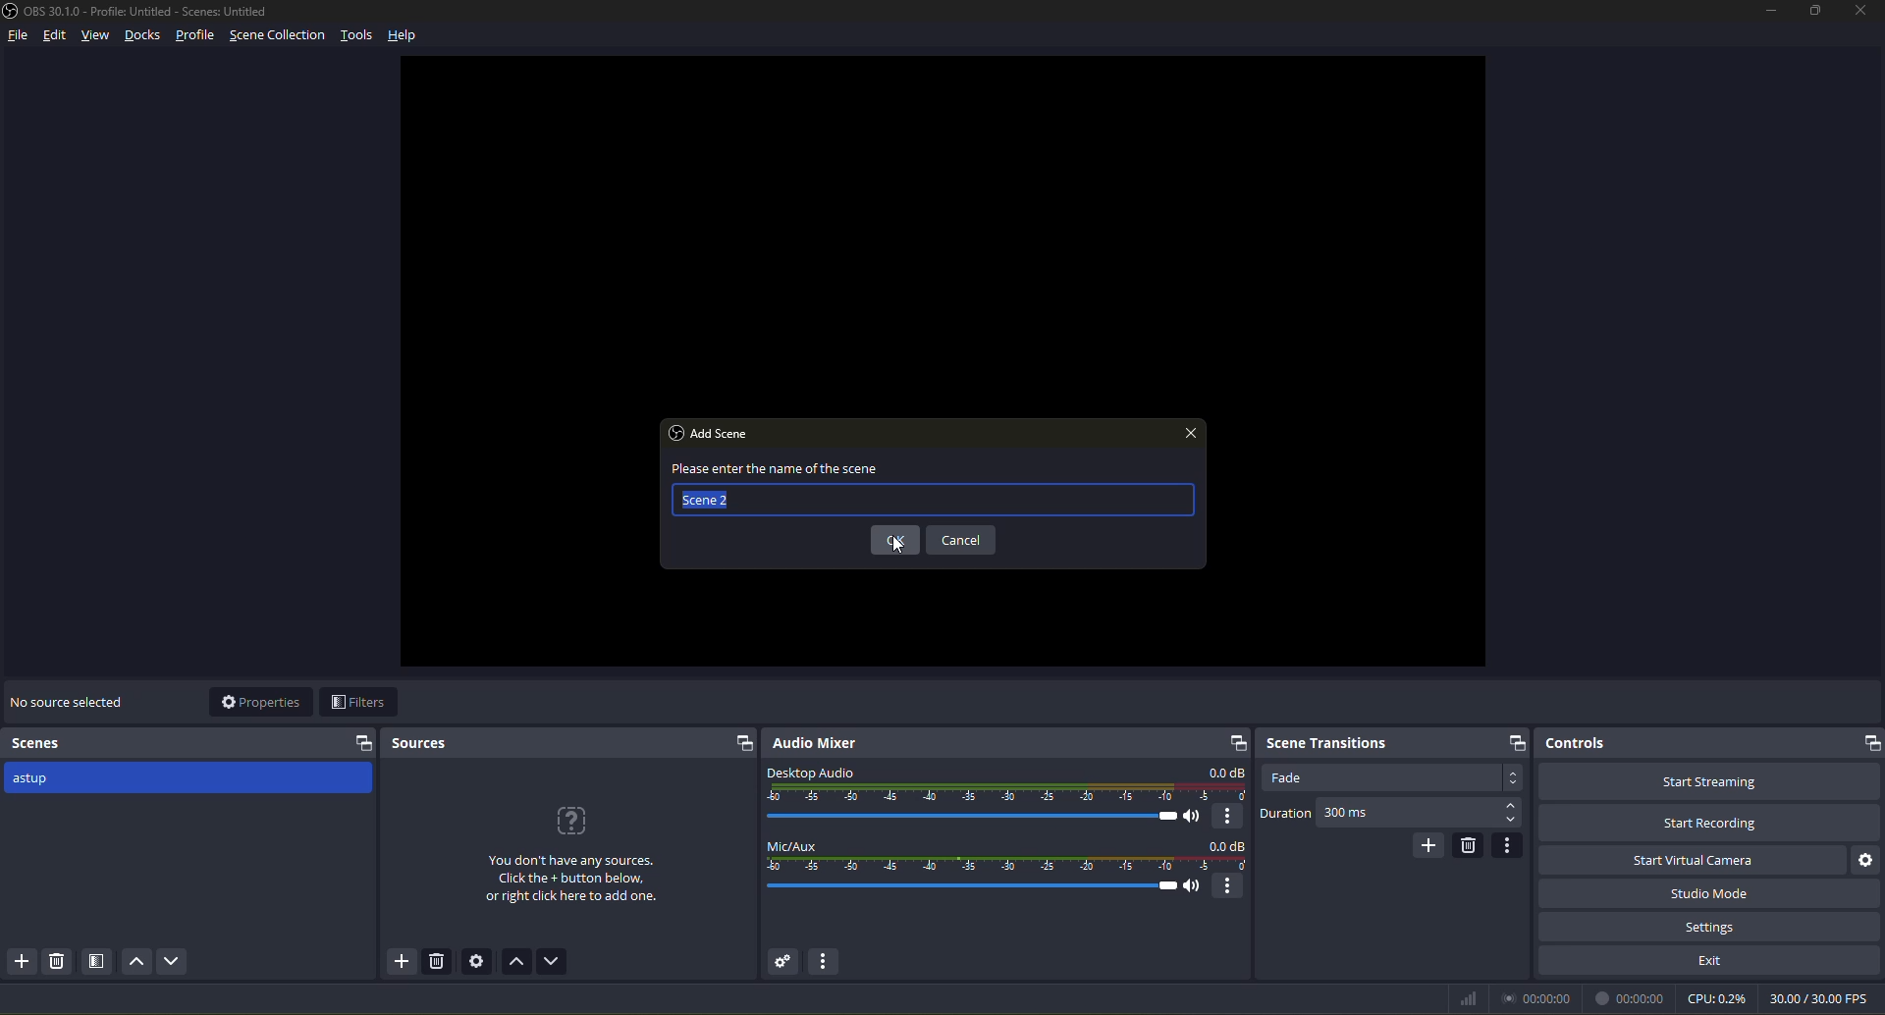 The height and width of the screenshot is (1015, 1885). I want to click on sound level, so click(969, 816).